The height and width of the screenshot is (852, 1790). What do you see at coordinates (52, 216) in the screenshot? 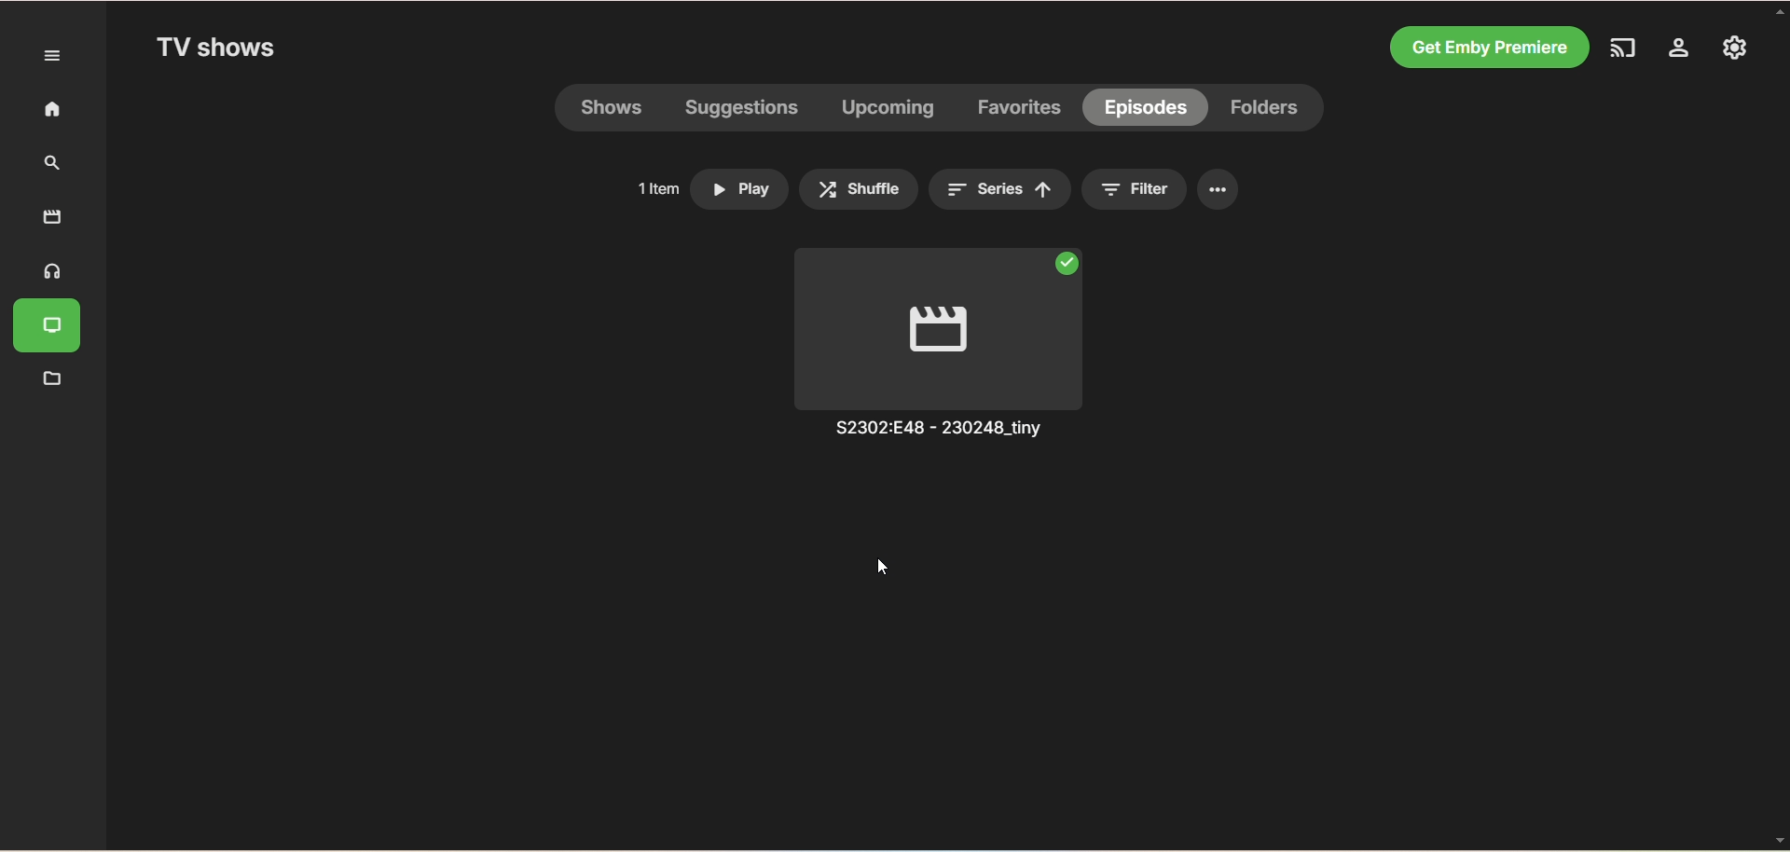
I see `movies` at bounding box center [52, 216].